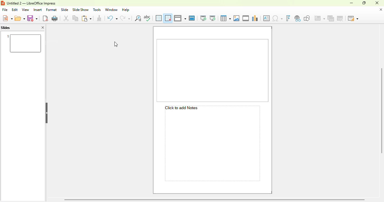 The image size is (384, 202). What do you see at coordinates (126, 10) in the screenshot?
I see `help` at bounding box center [126, 10].